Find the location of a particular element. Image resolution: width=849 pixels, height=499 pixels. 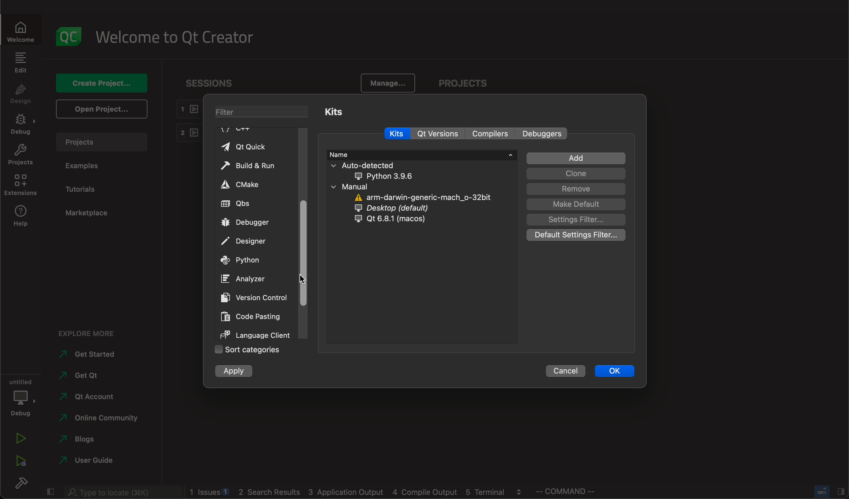

cursor is located at coordinates (306, 278).